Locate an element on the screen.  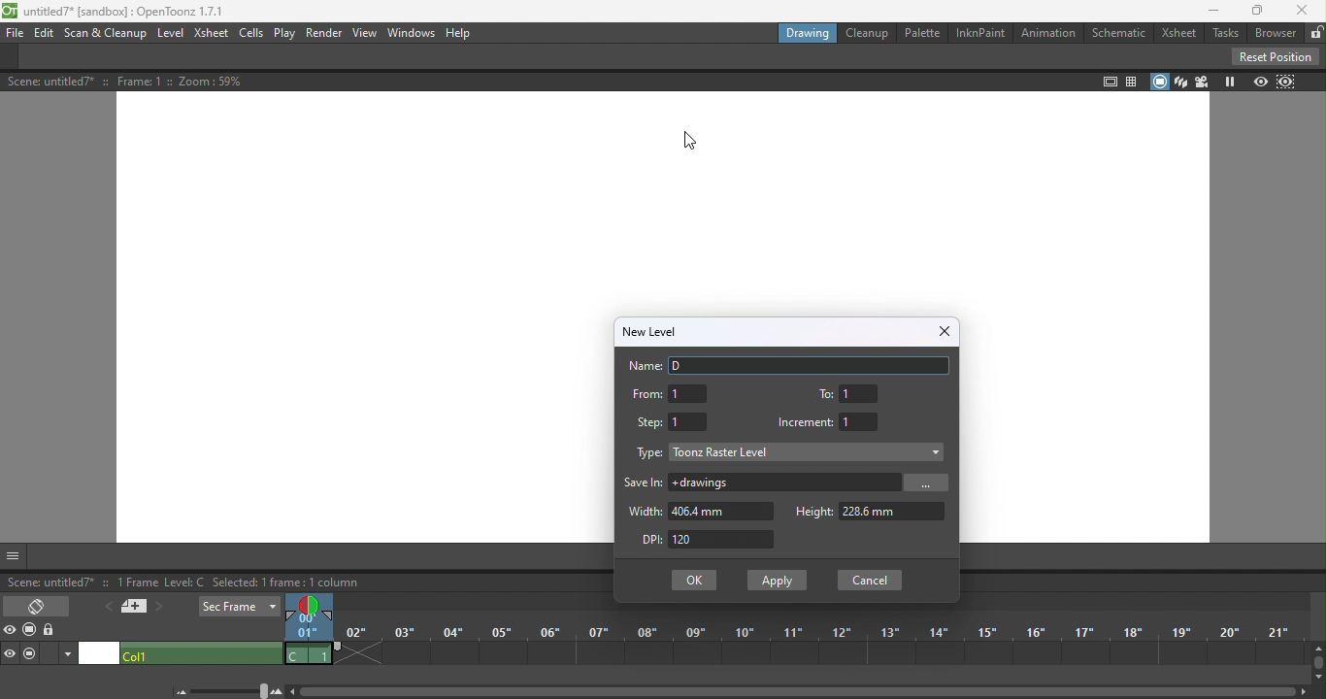
Cursor is located at coordinates (681, 134).